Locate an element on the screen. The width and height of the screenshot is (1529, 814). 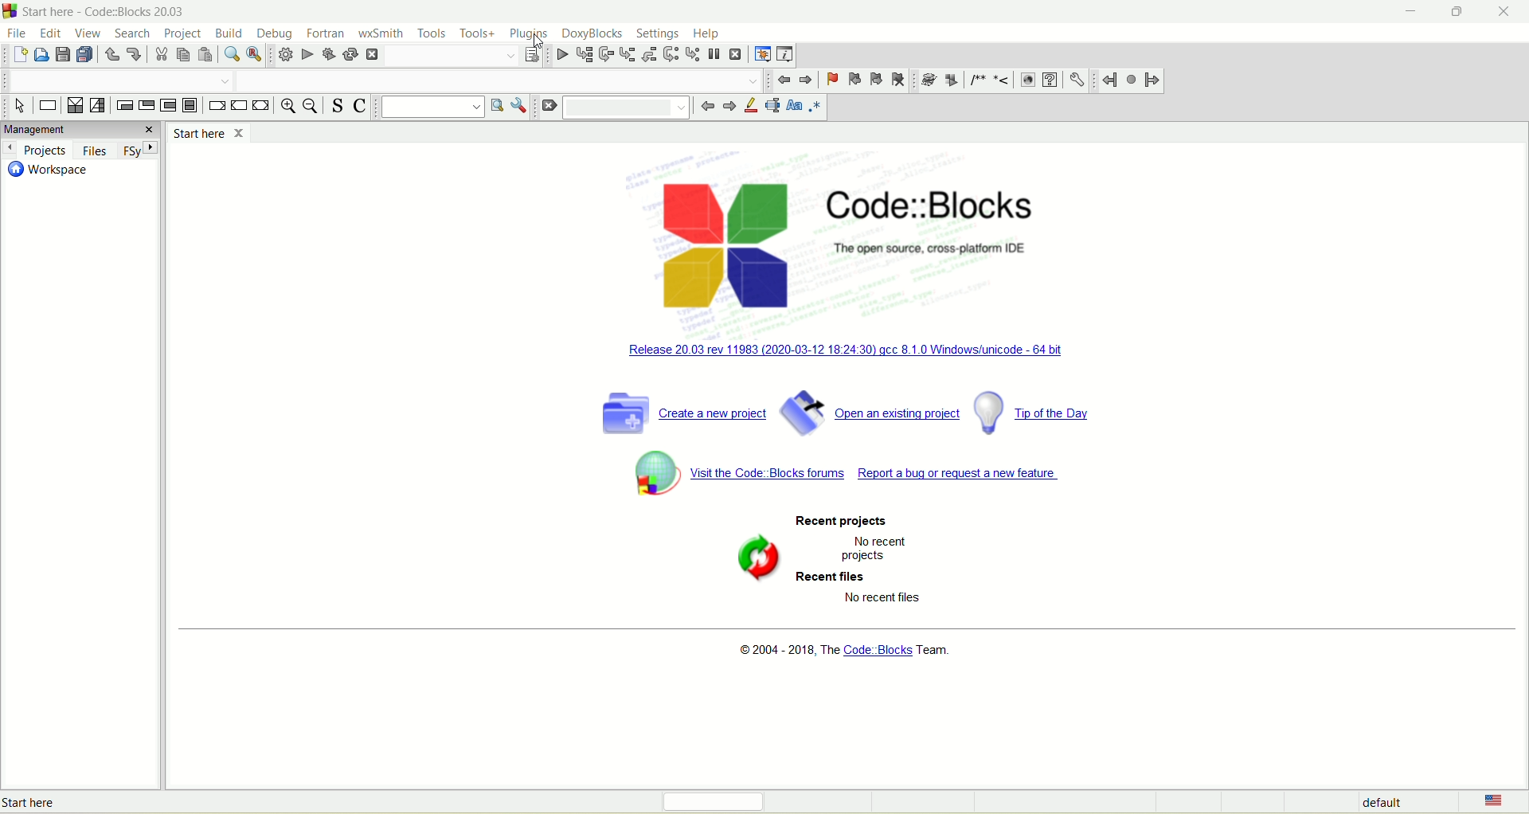
project is located at coordinates (184, 33).